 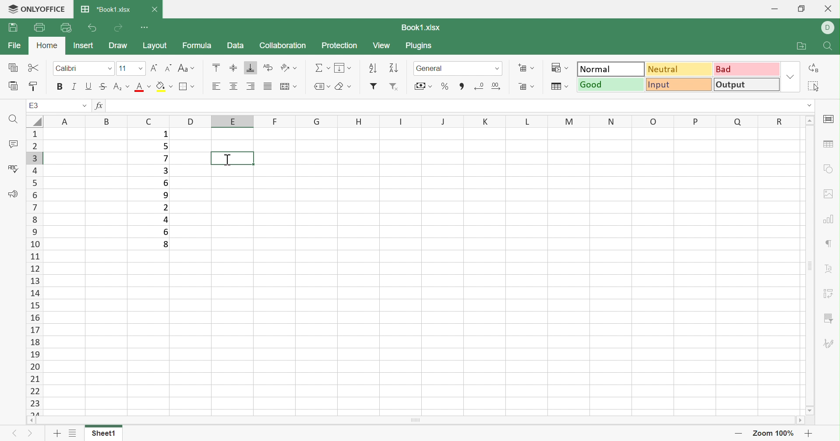 What do you see at coordinates (561, 67) in the screenshot?
I see `Conditional formatting` at bounding box center [561, 67].